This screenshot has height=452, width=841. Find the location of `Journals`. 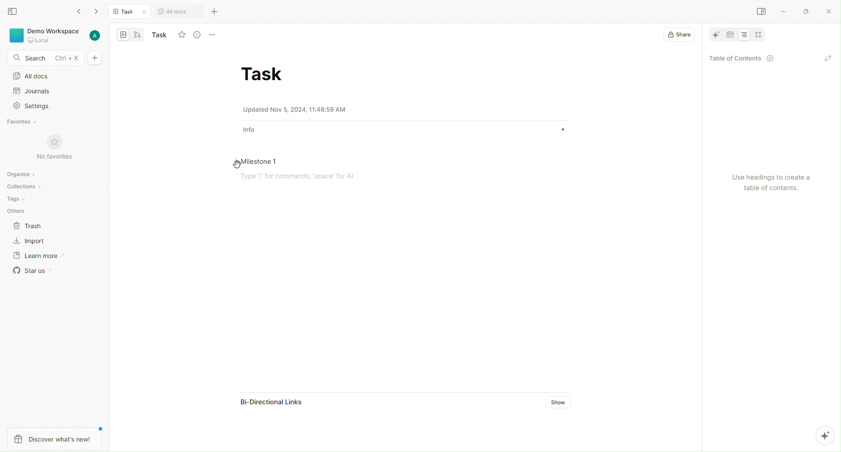

Journals is located at coordinates (38, 92).